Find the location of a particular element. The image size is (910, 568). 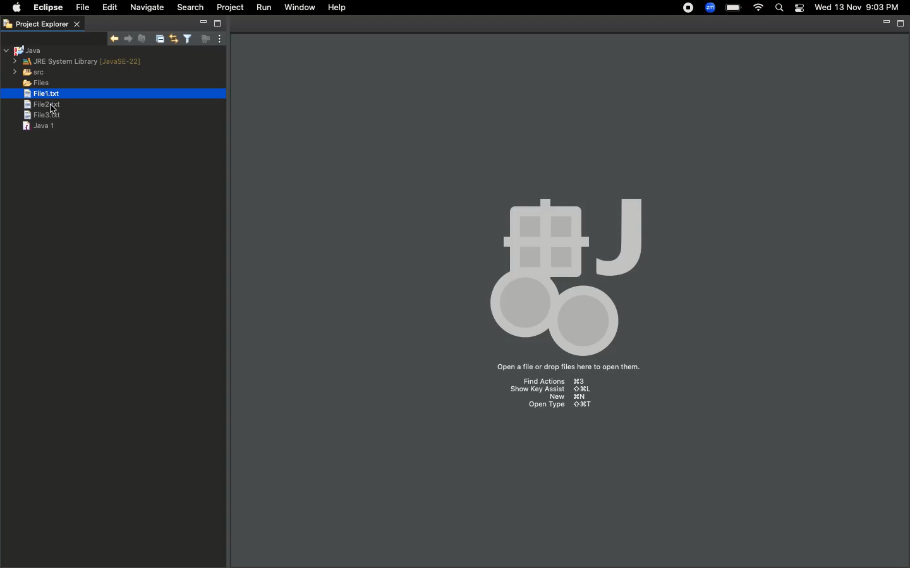

Project is located at coordinates (231, 8).